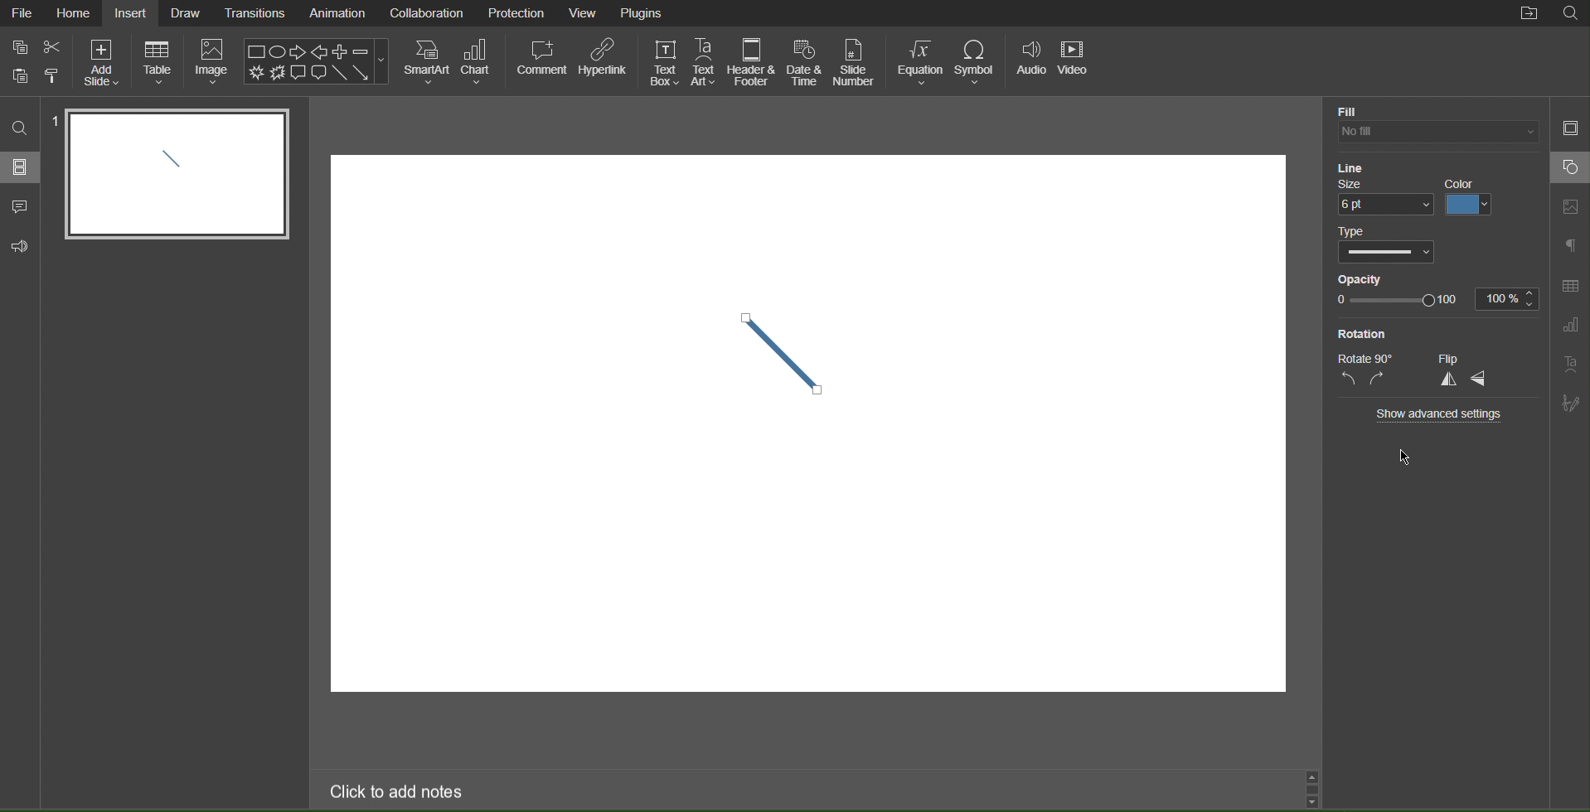 This screenshot has height=812, width=1590. What do you see at coordinates (1435, 132) in the screenshot?
I see `No fill` at bounding box center [1435, 132].